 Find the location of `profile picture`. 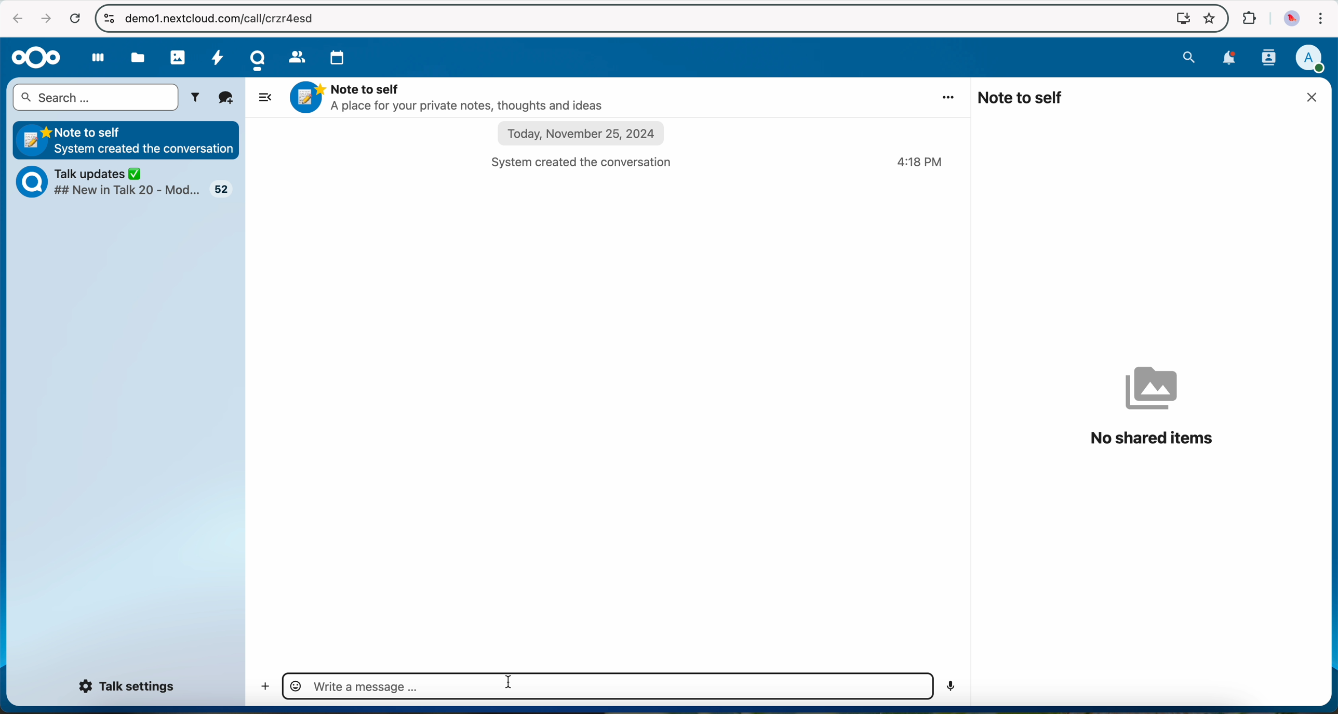

profile picture is located at coordinates (1289, 18).